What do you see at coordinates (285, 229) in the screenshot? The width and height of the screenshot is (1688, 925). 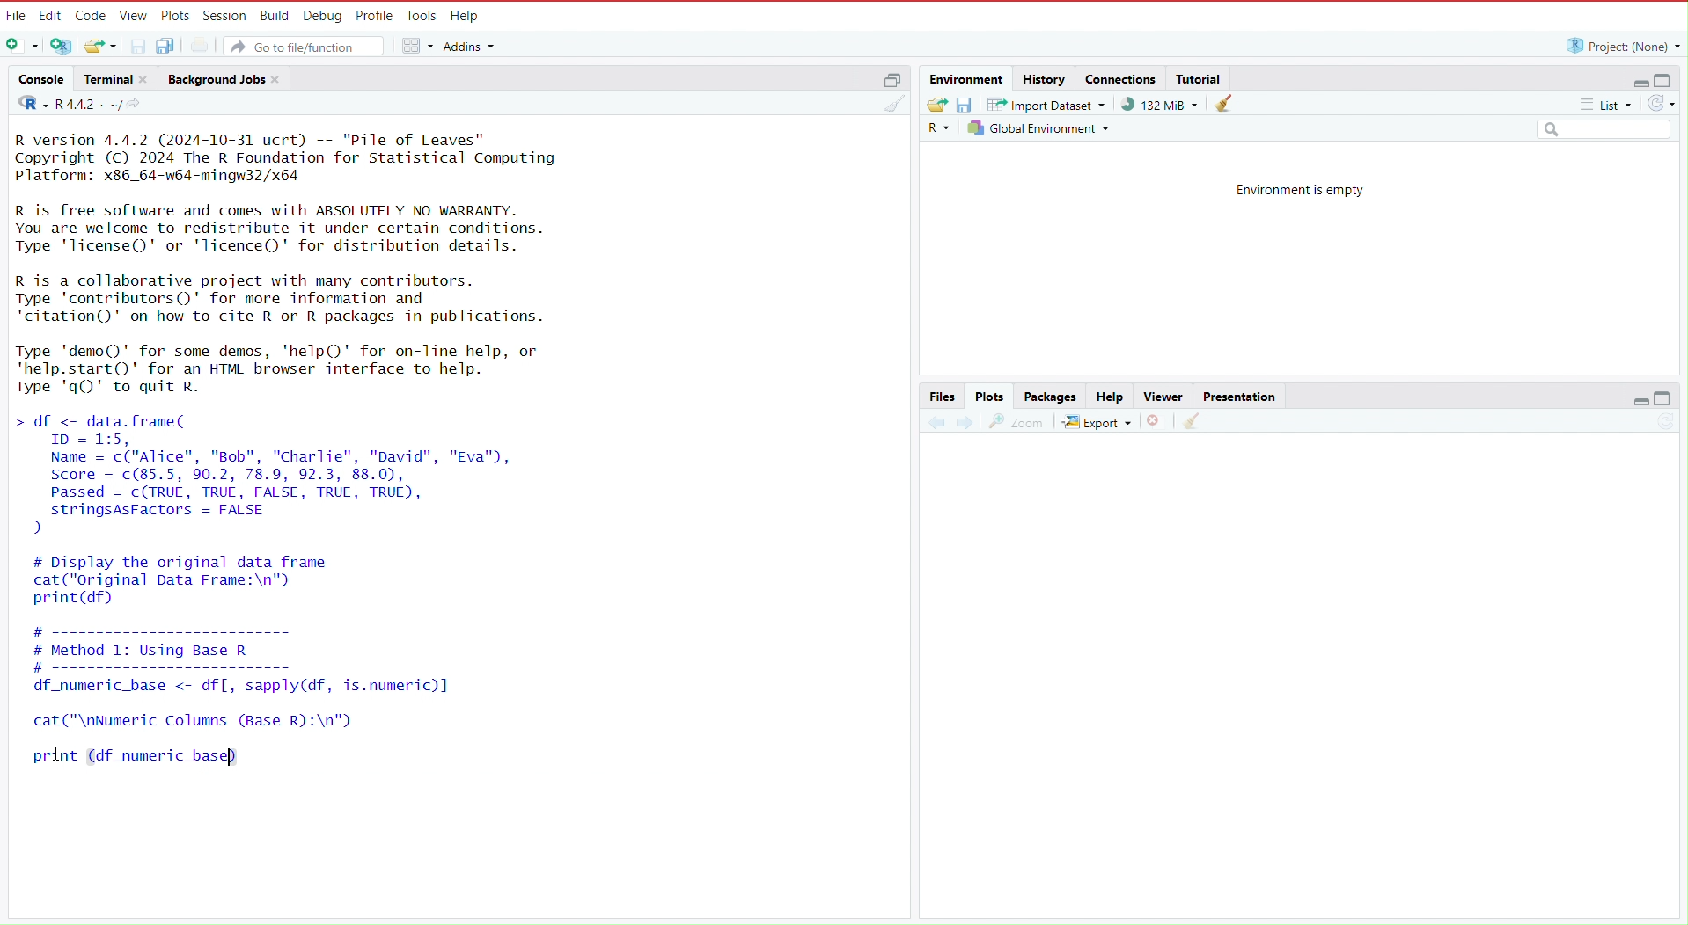 I see `R is free software and comes with ABSOLUTELY NO WARRANTY.
You are welcome to redistribute it under certain conditions.
Type 'licenseQ' or 'lTicence()' for distribution details.` at bounding box center [285, 229].